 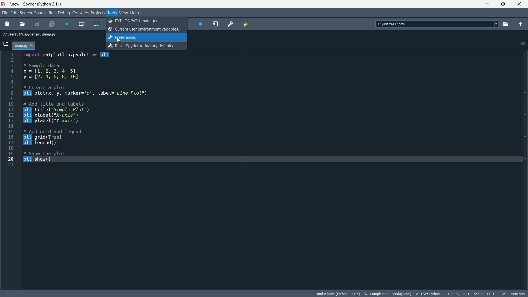 What do you see at coordinates (487, 4) in the screenshot?
I see `minimize` at bounding box center [487, 4].